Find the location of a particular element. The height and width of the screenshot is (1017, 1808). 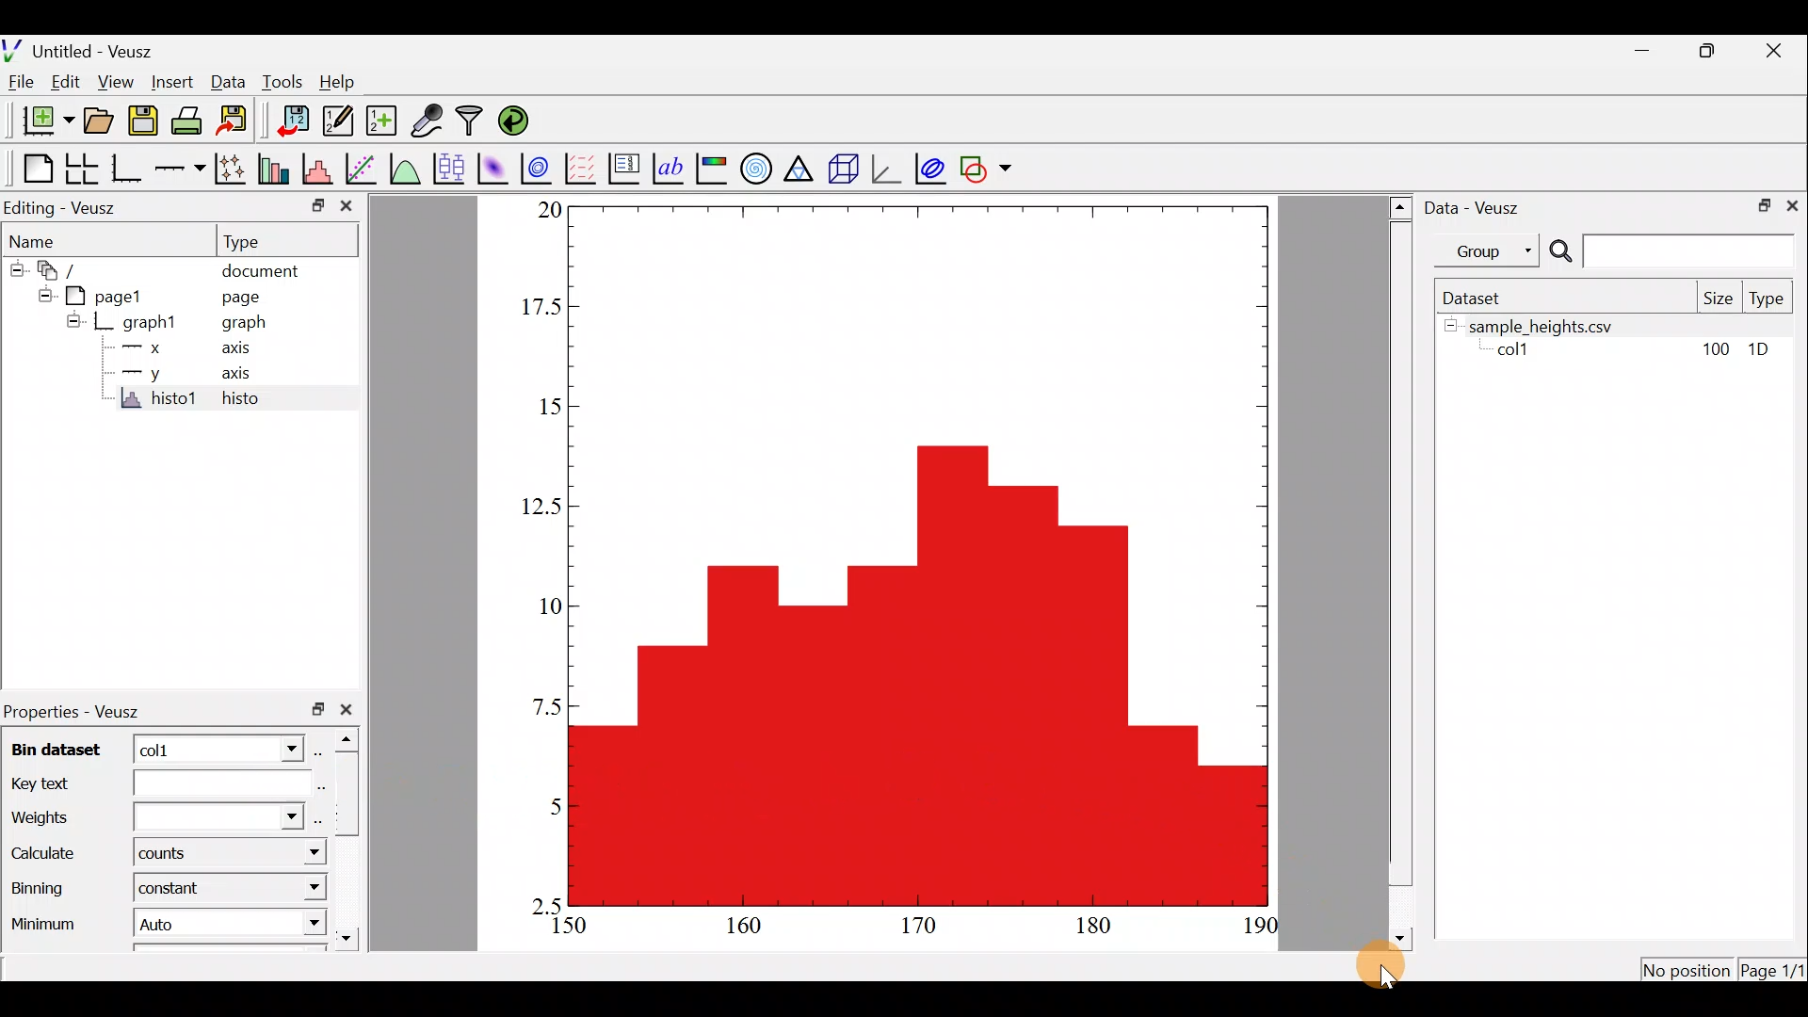

reload linked datasets is located at coordinates (522, 121).